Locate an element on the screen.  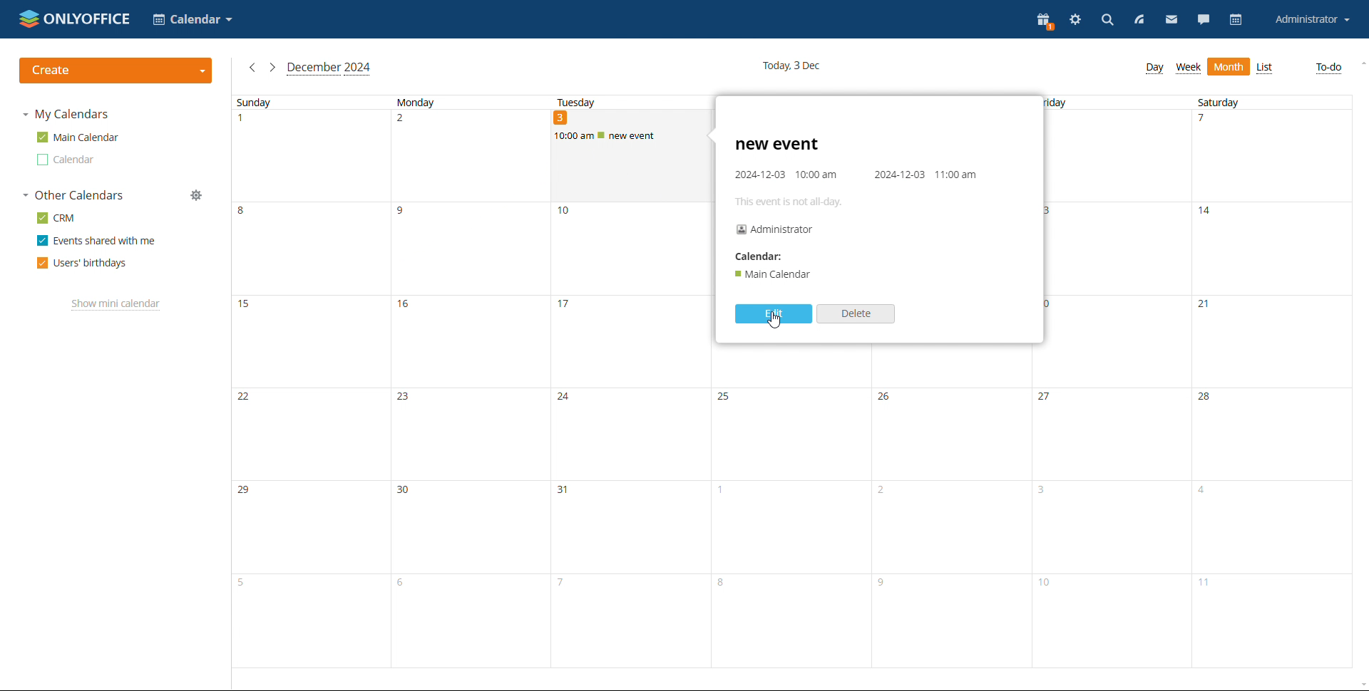
29 is located at coordinates (311, 528).